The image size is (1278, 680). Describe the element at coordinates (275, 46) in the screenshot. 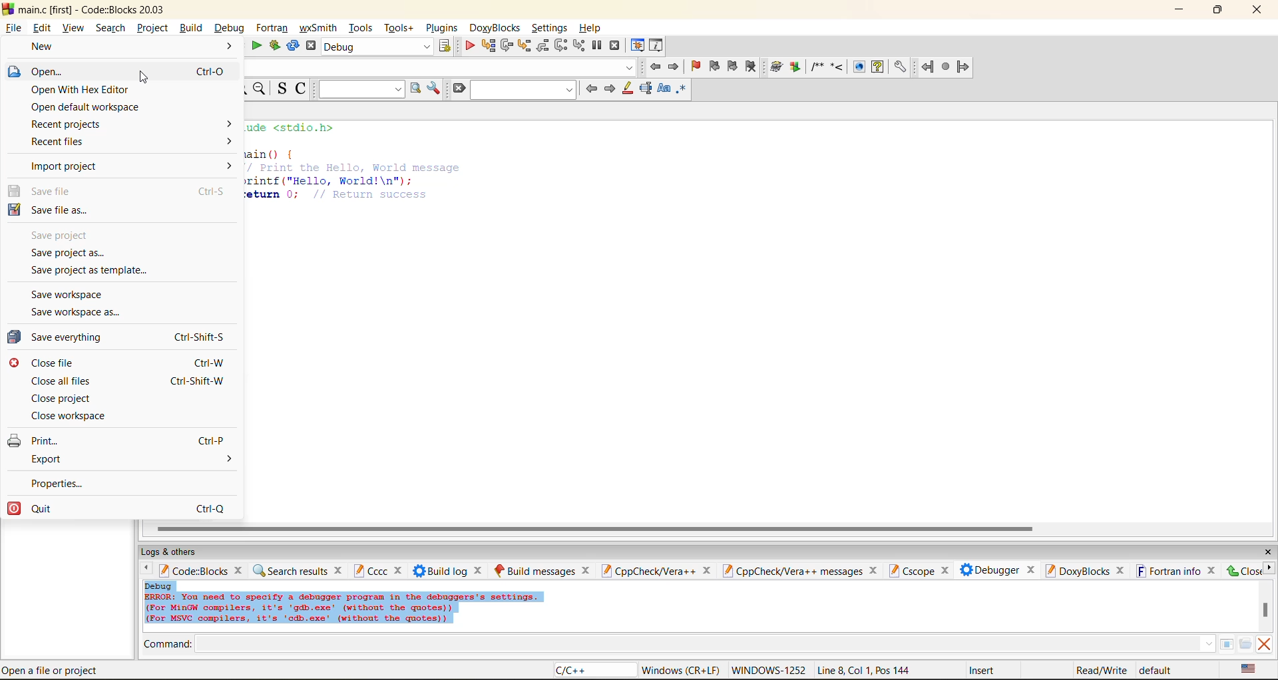

I see `build and run` at that location.